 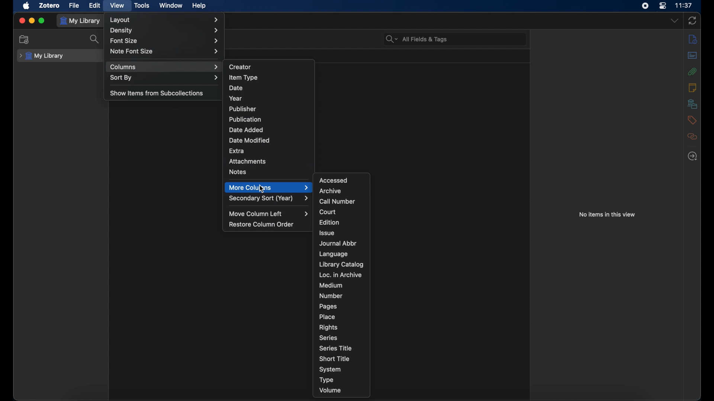 What do you see at coordinates (607, 214) in the screenshot?
I see `no items in this view` at bounding box center [607, 214].